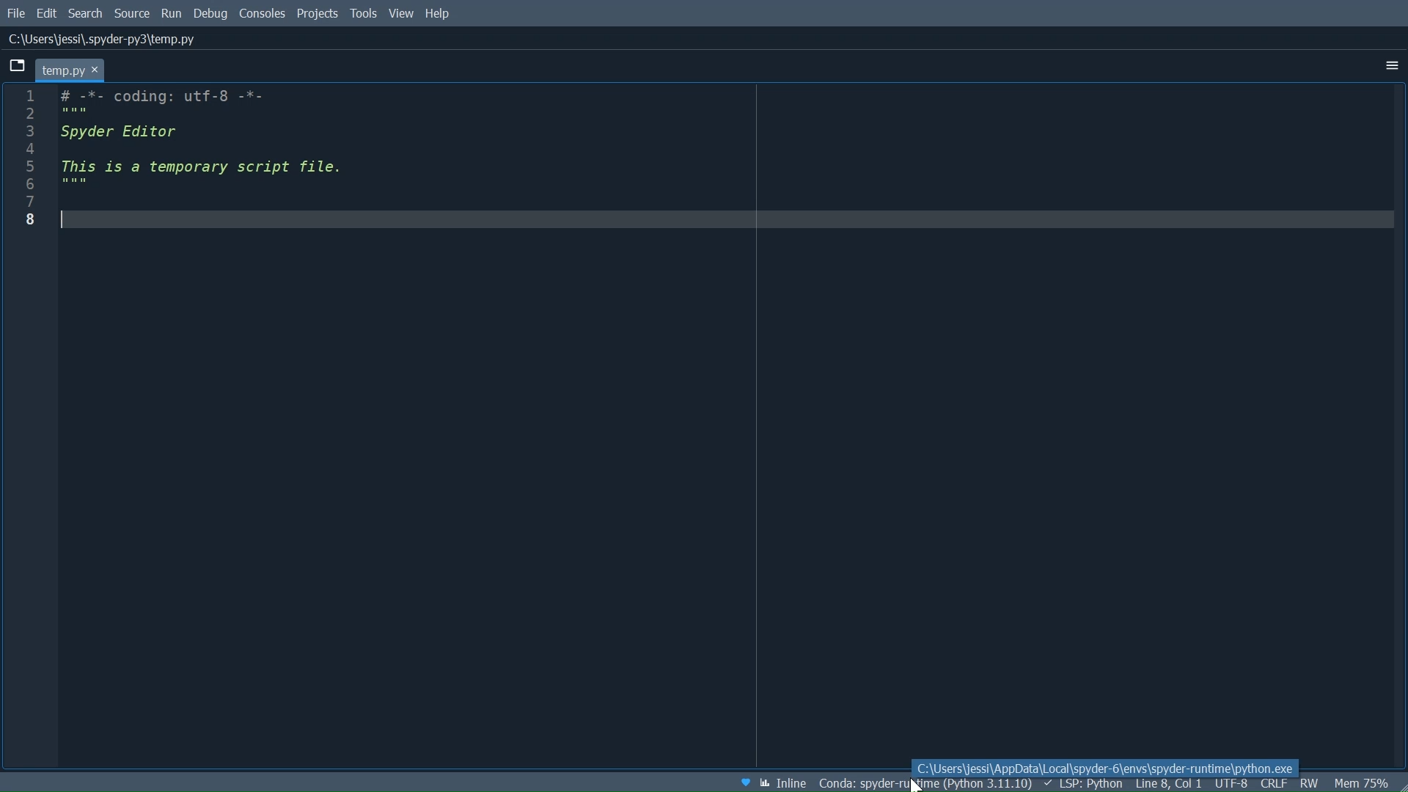 This screenshot has height=792, width=1408. What do you see at coordinates (364, 13) in the screenshot?
I see `Tools` at bounding box center [364, 13].